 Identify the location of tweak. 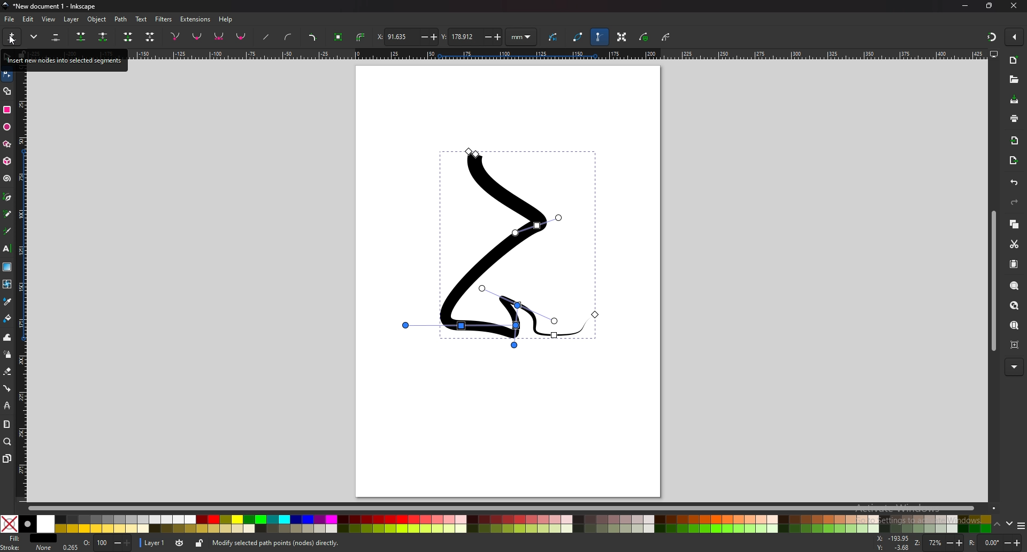
(7, 338).